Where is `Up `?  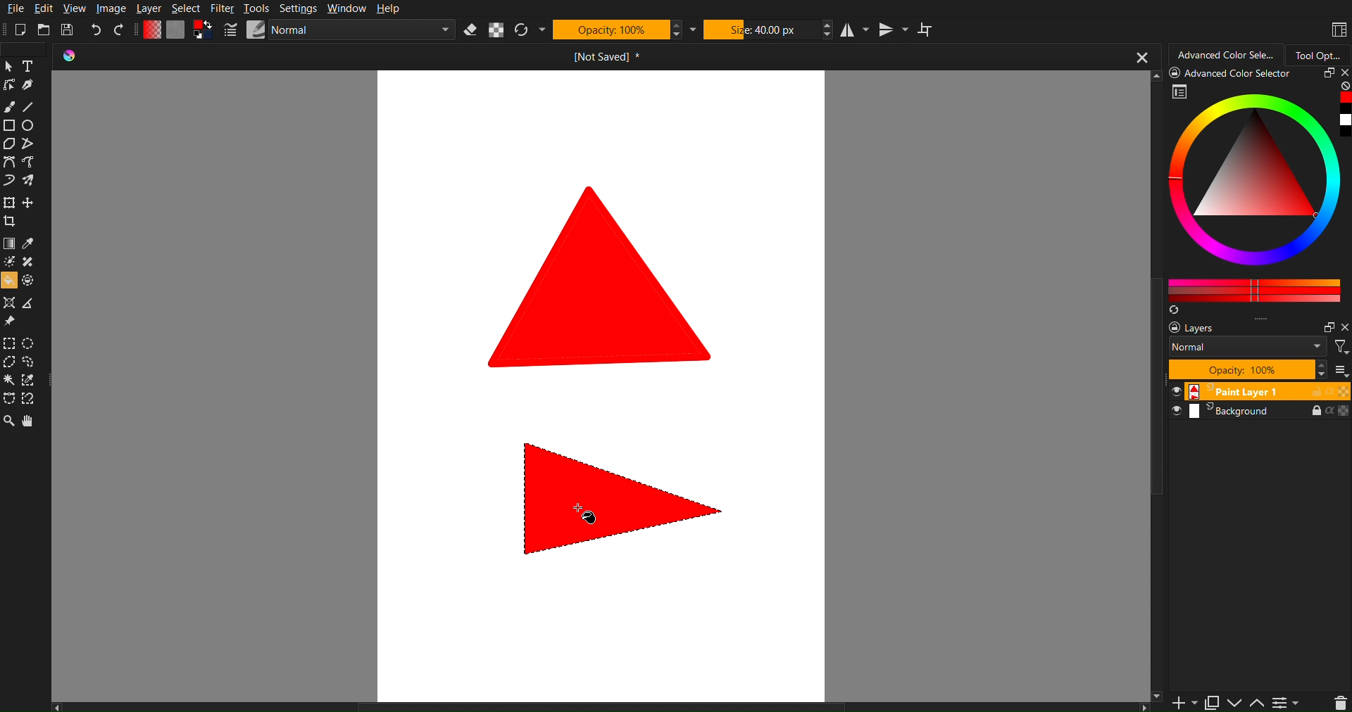
Up  is located at coordinates (1258, 704).